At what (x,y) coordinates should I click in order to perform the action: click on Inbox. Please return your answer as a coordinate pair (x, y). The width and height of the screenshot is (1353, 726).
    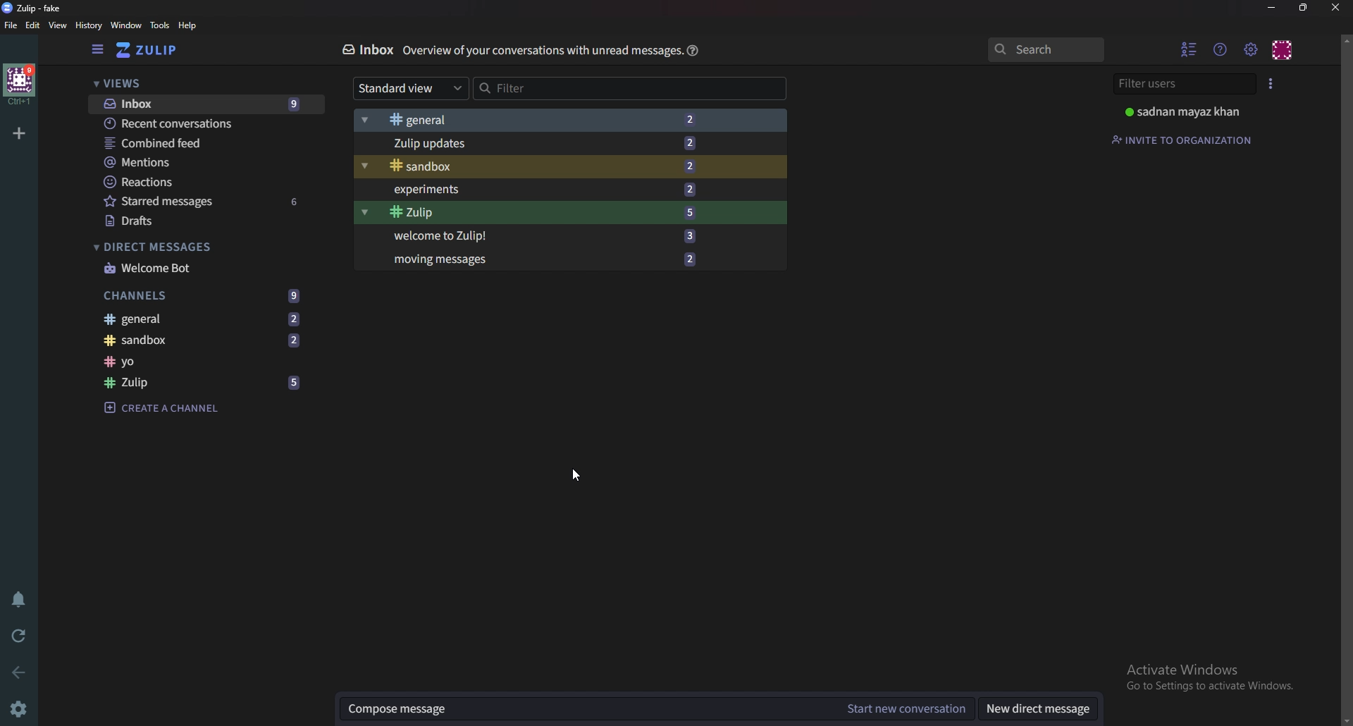
    Looking at the image, I should click on (370, 51).